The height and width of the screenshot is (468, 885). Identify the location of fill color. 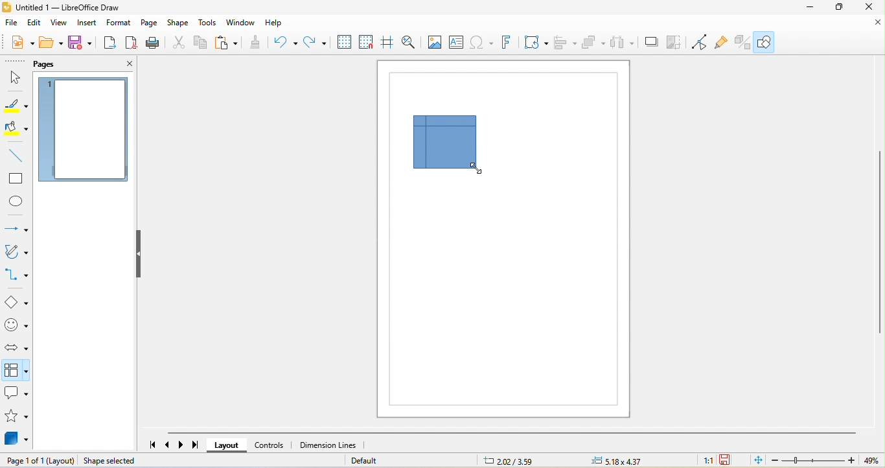
(15, 128).